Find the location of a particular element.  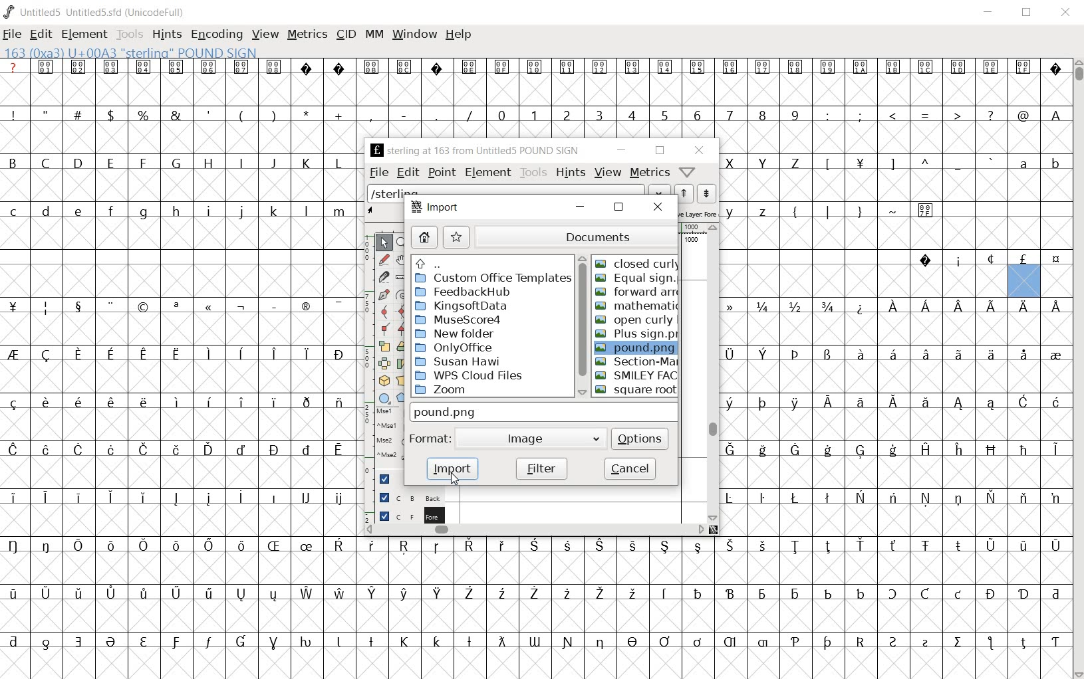

/sterling is located at coordinates (507, 190).